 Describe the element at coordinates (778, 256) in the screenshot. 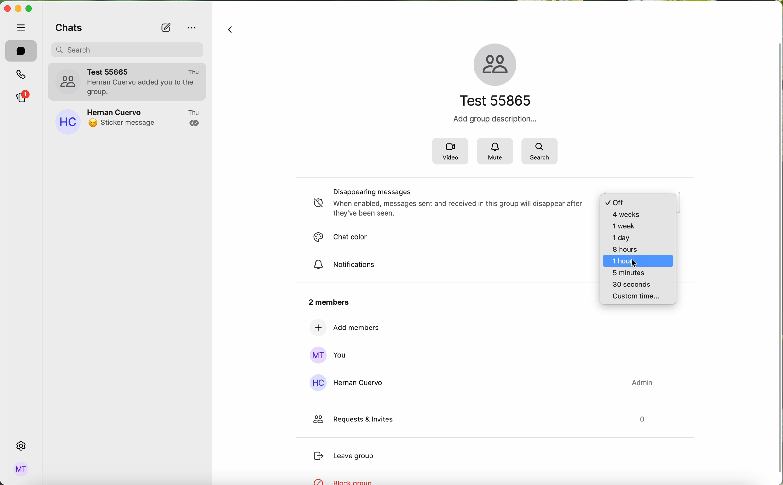

I see `vertical scrollbar` at that location.